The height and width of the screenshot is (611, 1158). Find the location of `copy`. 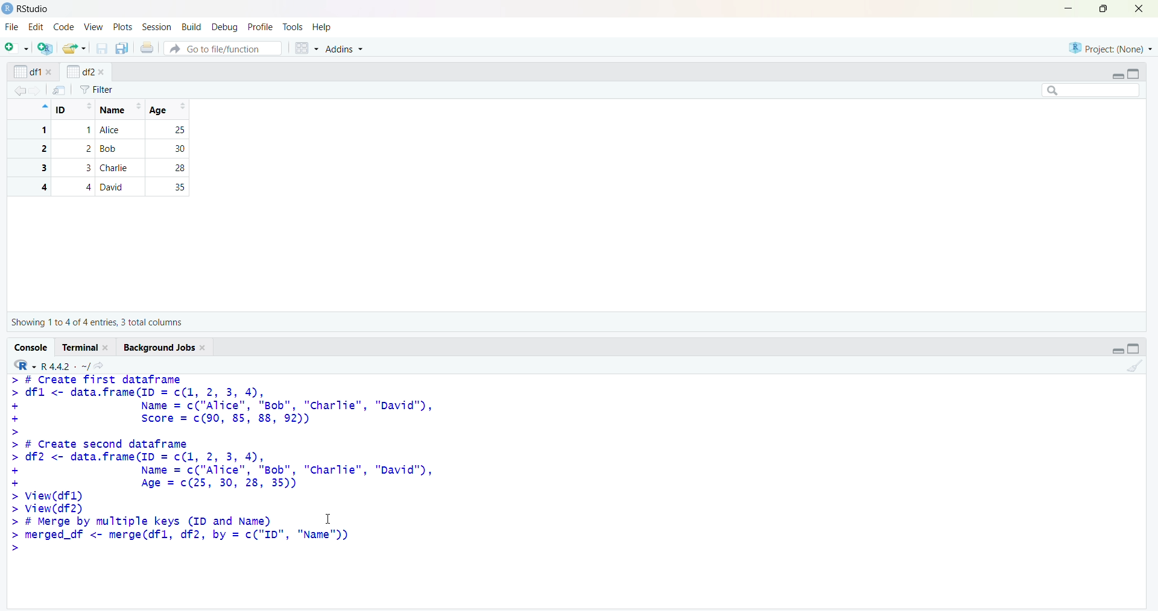

copy is located at coordinates (122, 48).